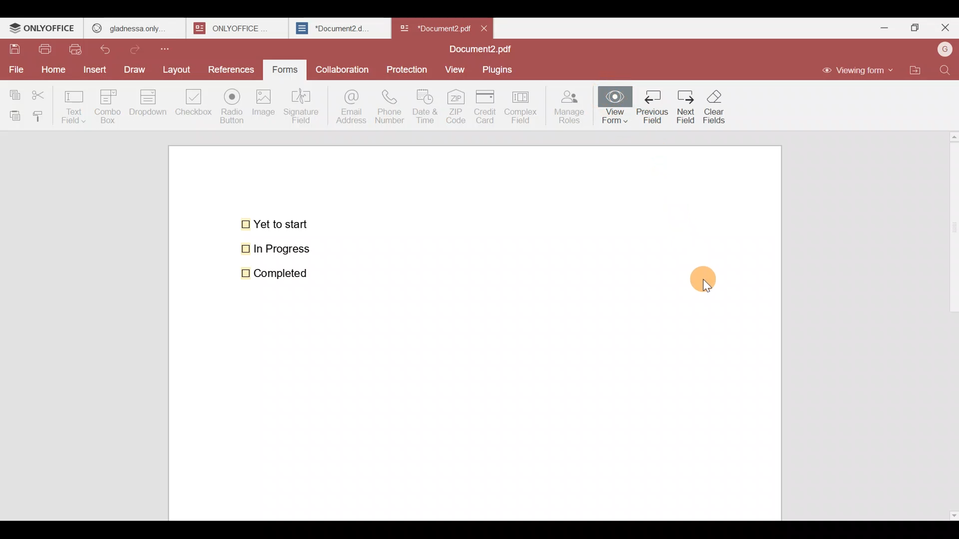 Image resolution: width=959 pixels, height=539 pixels. Describe the element at coordinates (945, 29) in the screenshot. I see `Close` at that location.